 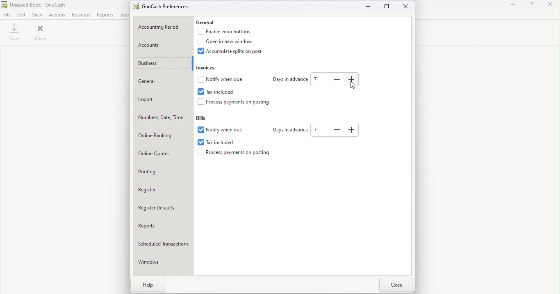 What do you see at coordinates (237, 53) in the screenshot?
I see `Accumulate splits on post` at bounding box center [237, 53].